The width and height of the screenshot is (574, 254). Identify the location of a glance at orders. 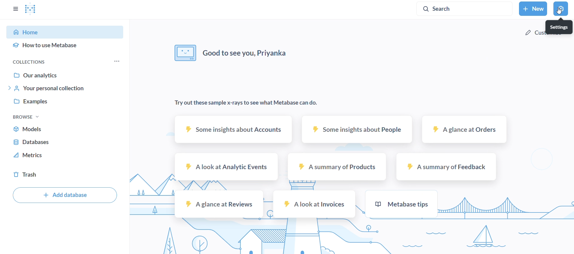
(465, 129).